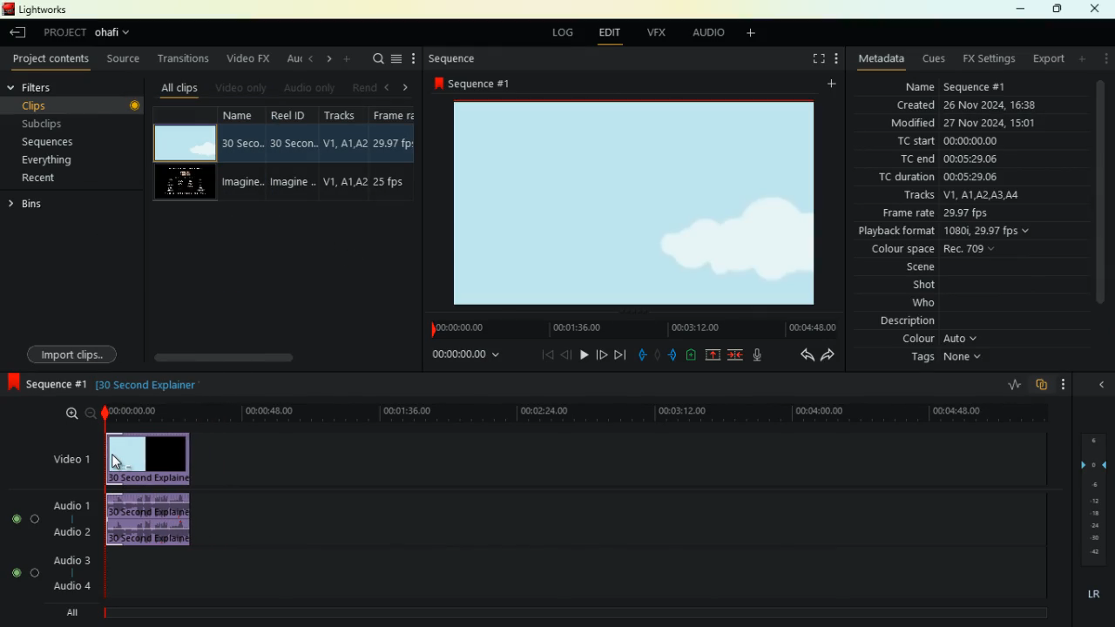 This screenshot has height=627, width=1115. Describe the element at coordinates (72, 587) in the screenshot. I see `audio 4` at that location.